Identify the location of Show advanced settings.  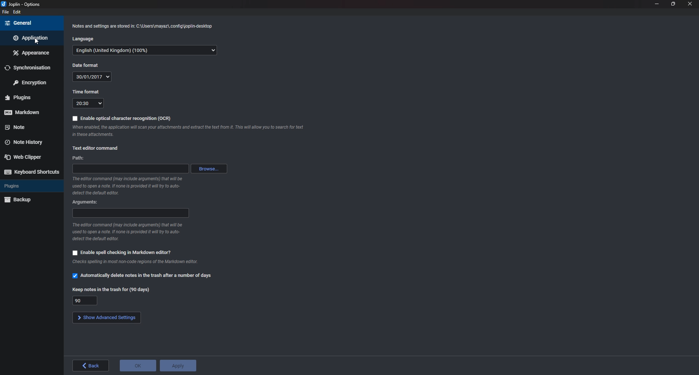
(106, 317).